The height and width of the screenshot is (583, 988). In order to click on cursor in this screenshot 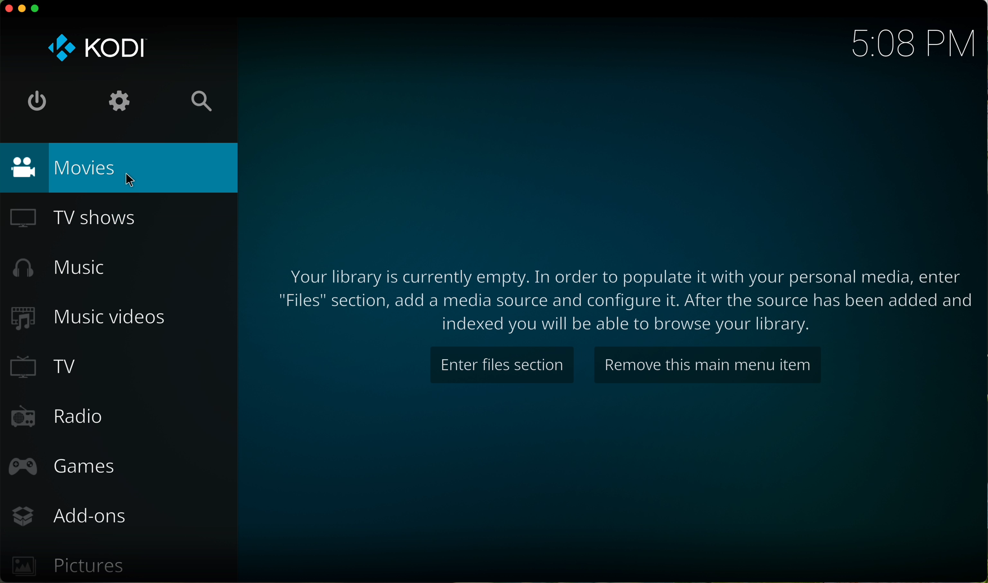, I will do `click(131, 181)`.